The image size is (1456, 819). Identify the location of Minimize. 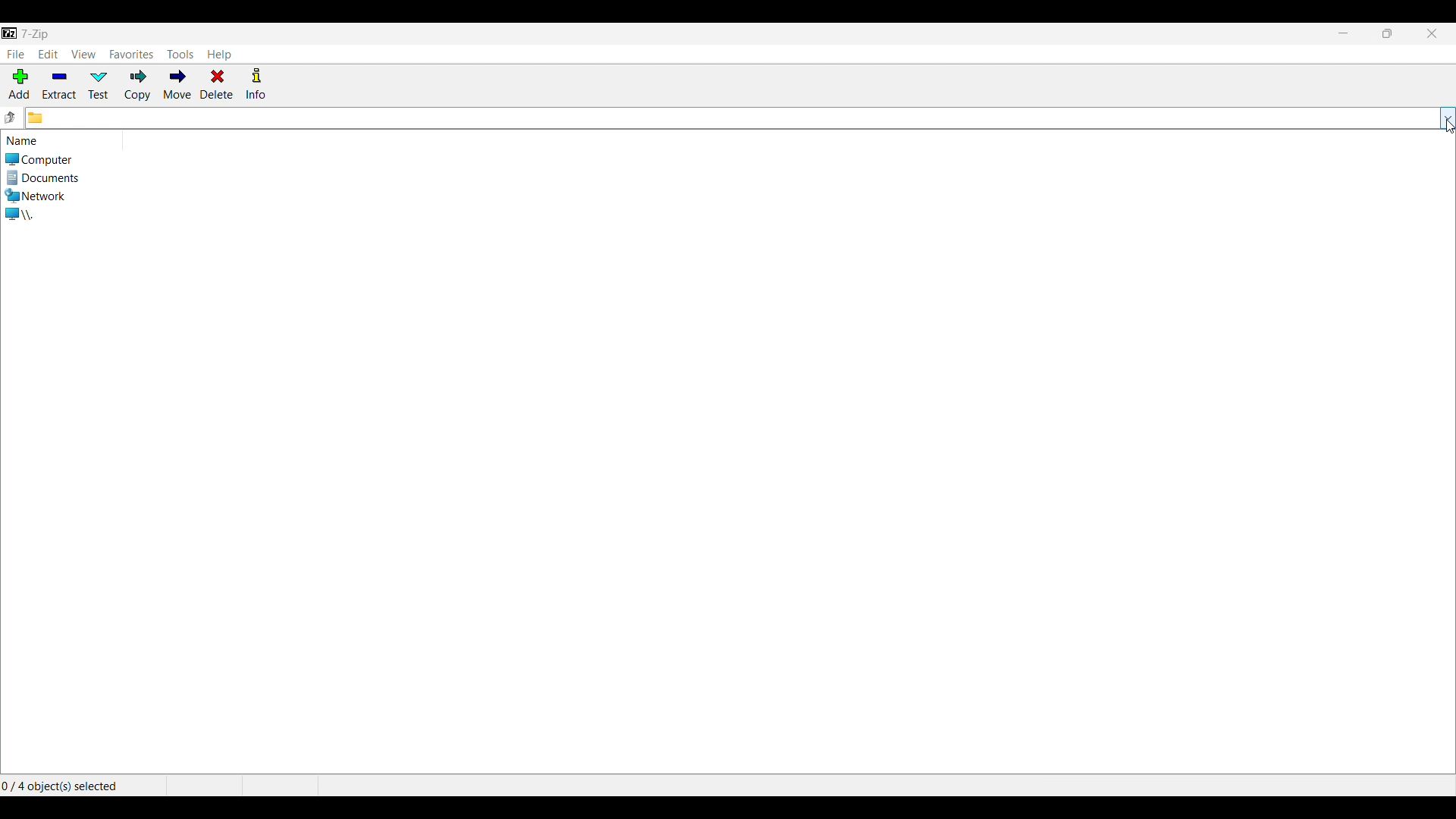
(1343, 33).